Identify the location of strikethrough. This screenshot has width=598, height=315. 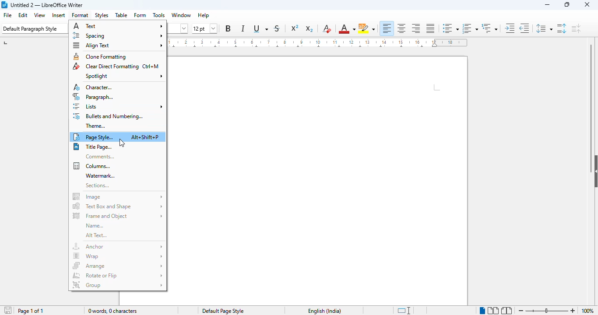
(277, 29).